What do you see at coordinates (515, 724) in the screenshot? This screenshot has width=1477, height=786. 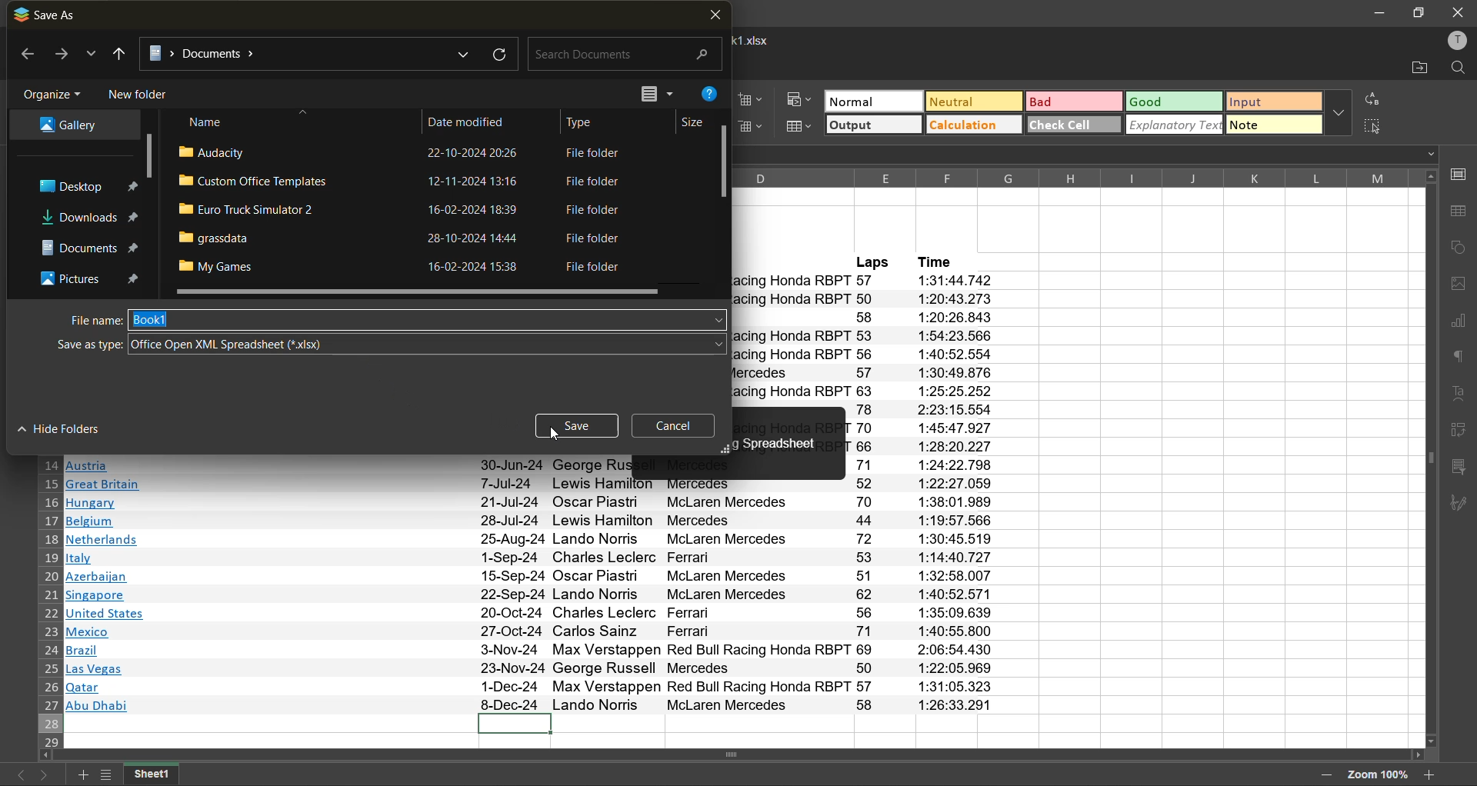 I see `current cell` at bounding box center [515, 724].